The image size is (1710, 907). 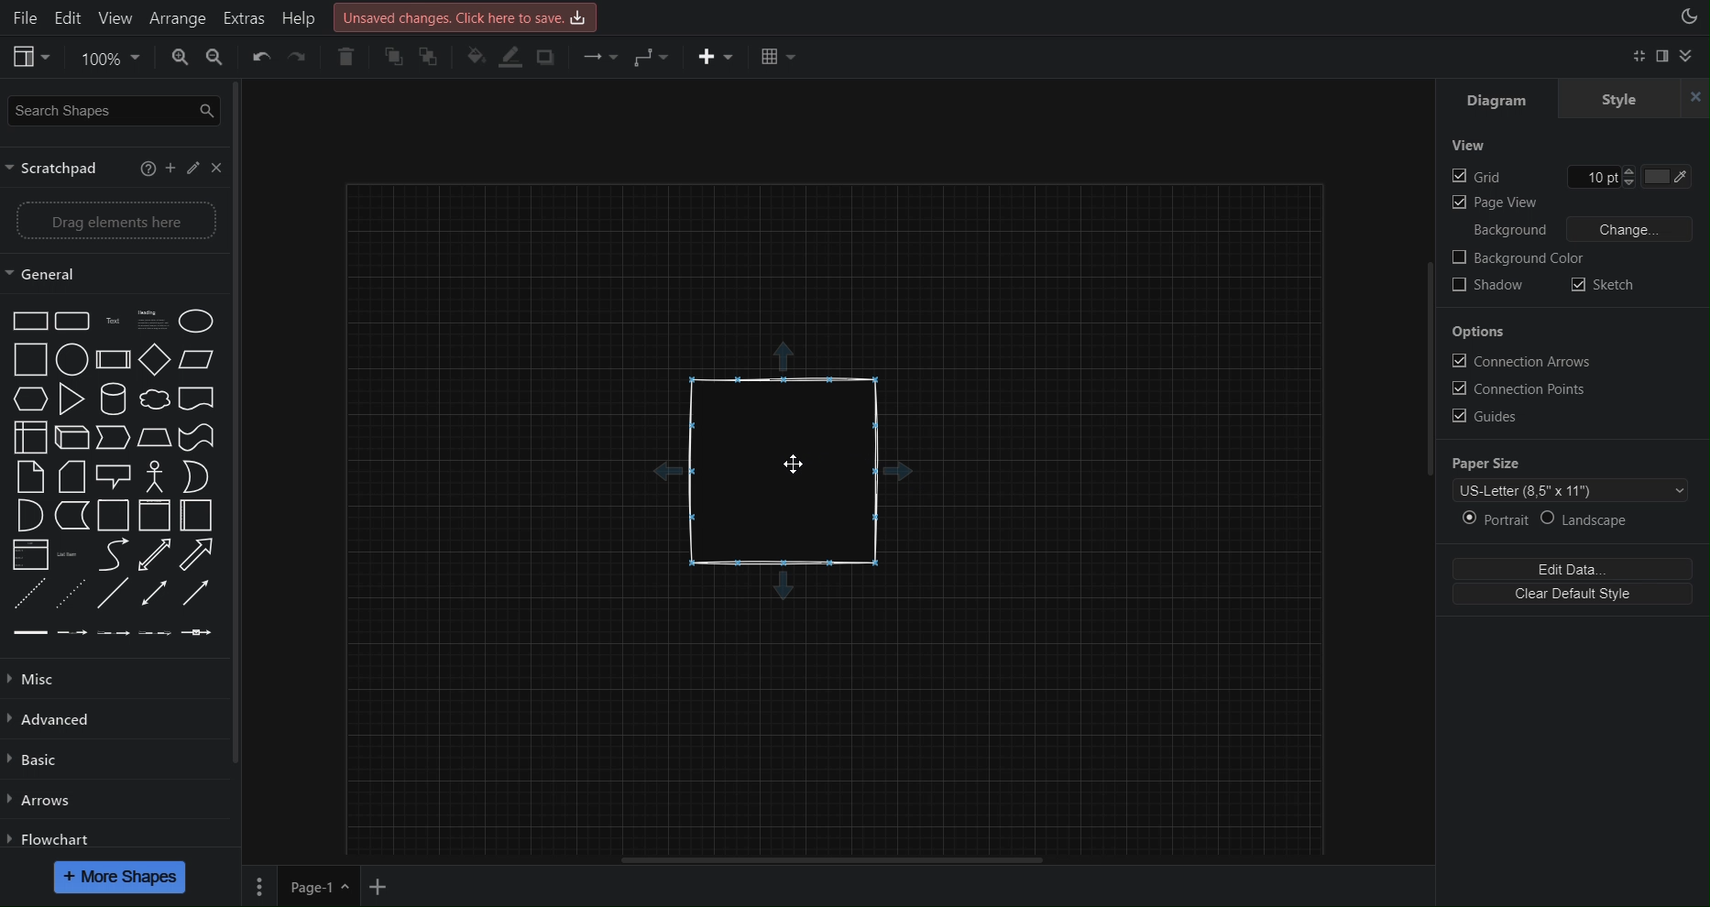 I want to click on More Shapes, so click(x=119, y=877).